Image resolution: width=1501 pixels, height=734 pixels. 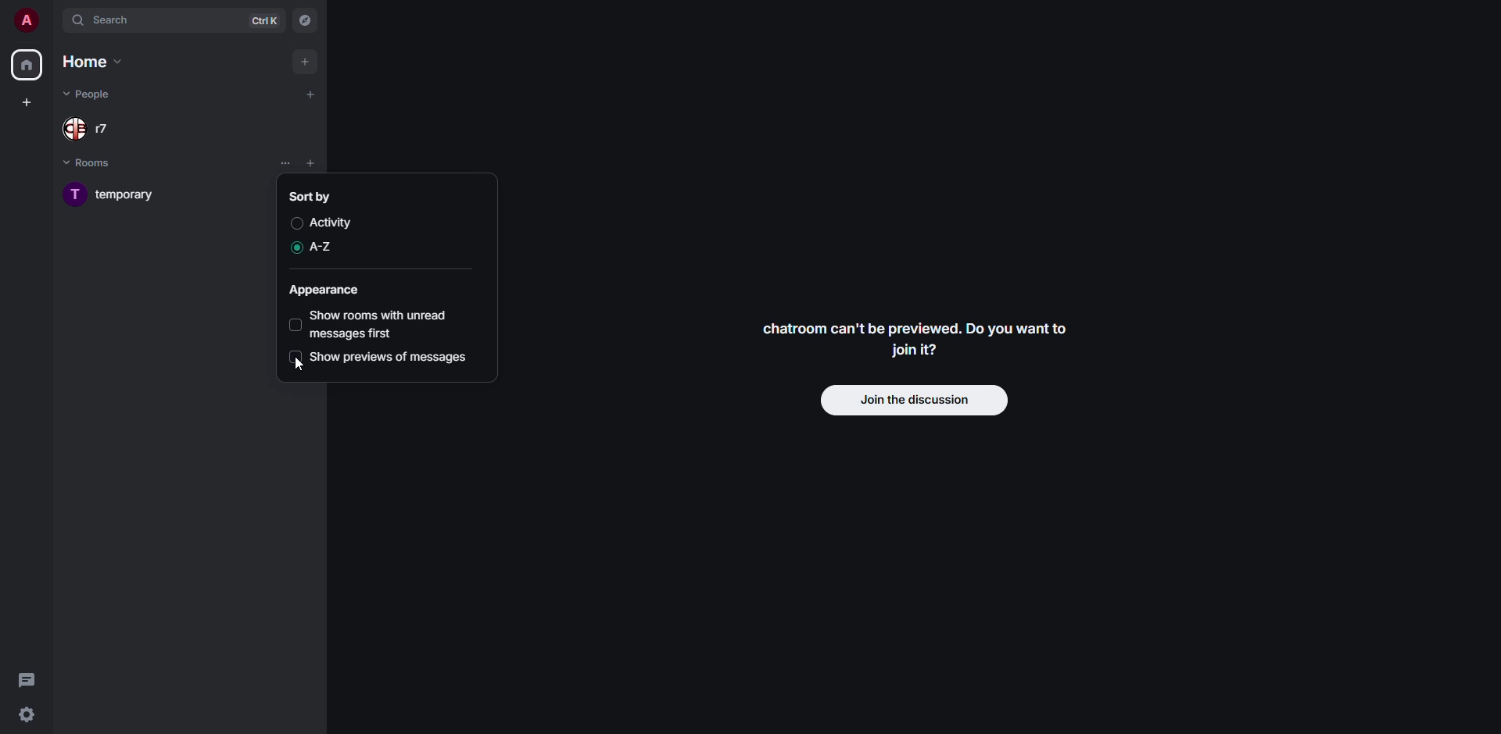 I want to click on sort by, so click(x=311, y=196).